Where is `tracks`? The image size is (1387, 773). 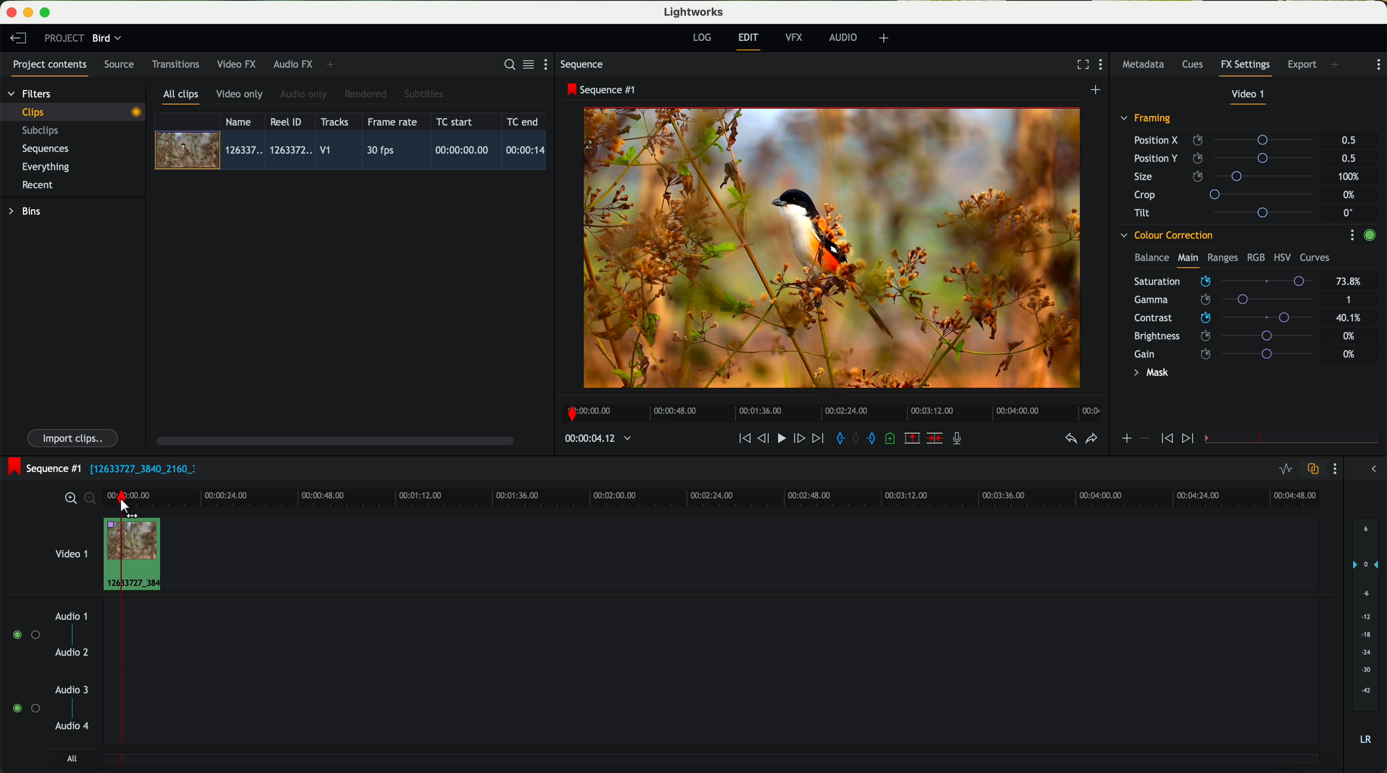
tracks is located at coordinates (333, 122).